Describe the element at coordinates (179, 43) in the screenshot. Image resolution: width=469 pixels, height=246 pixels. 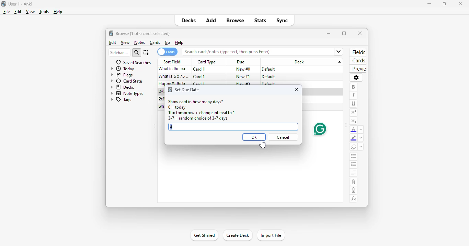
I see `help` at that location.